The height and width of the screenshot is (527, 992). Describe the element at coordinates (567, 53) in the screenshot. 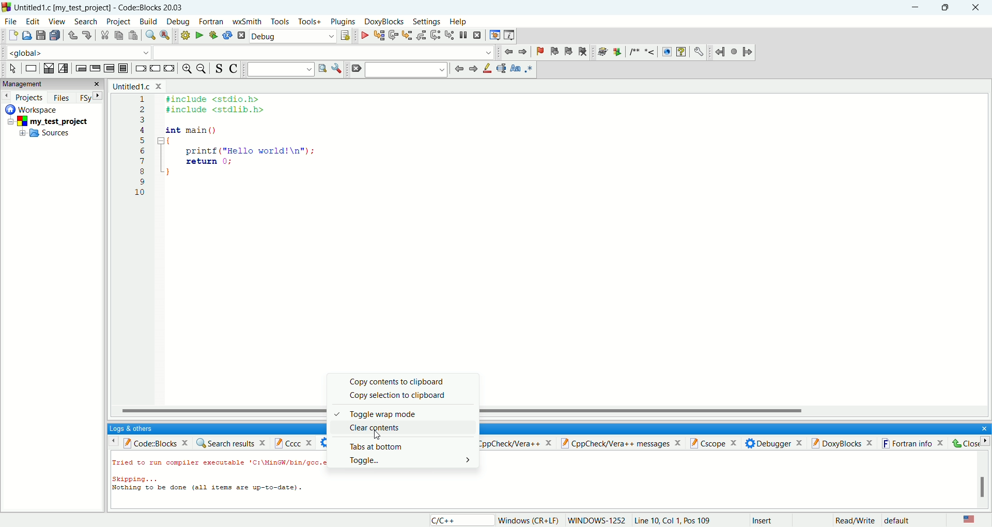

I see `next bookmark` at that location.